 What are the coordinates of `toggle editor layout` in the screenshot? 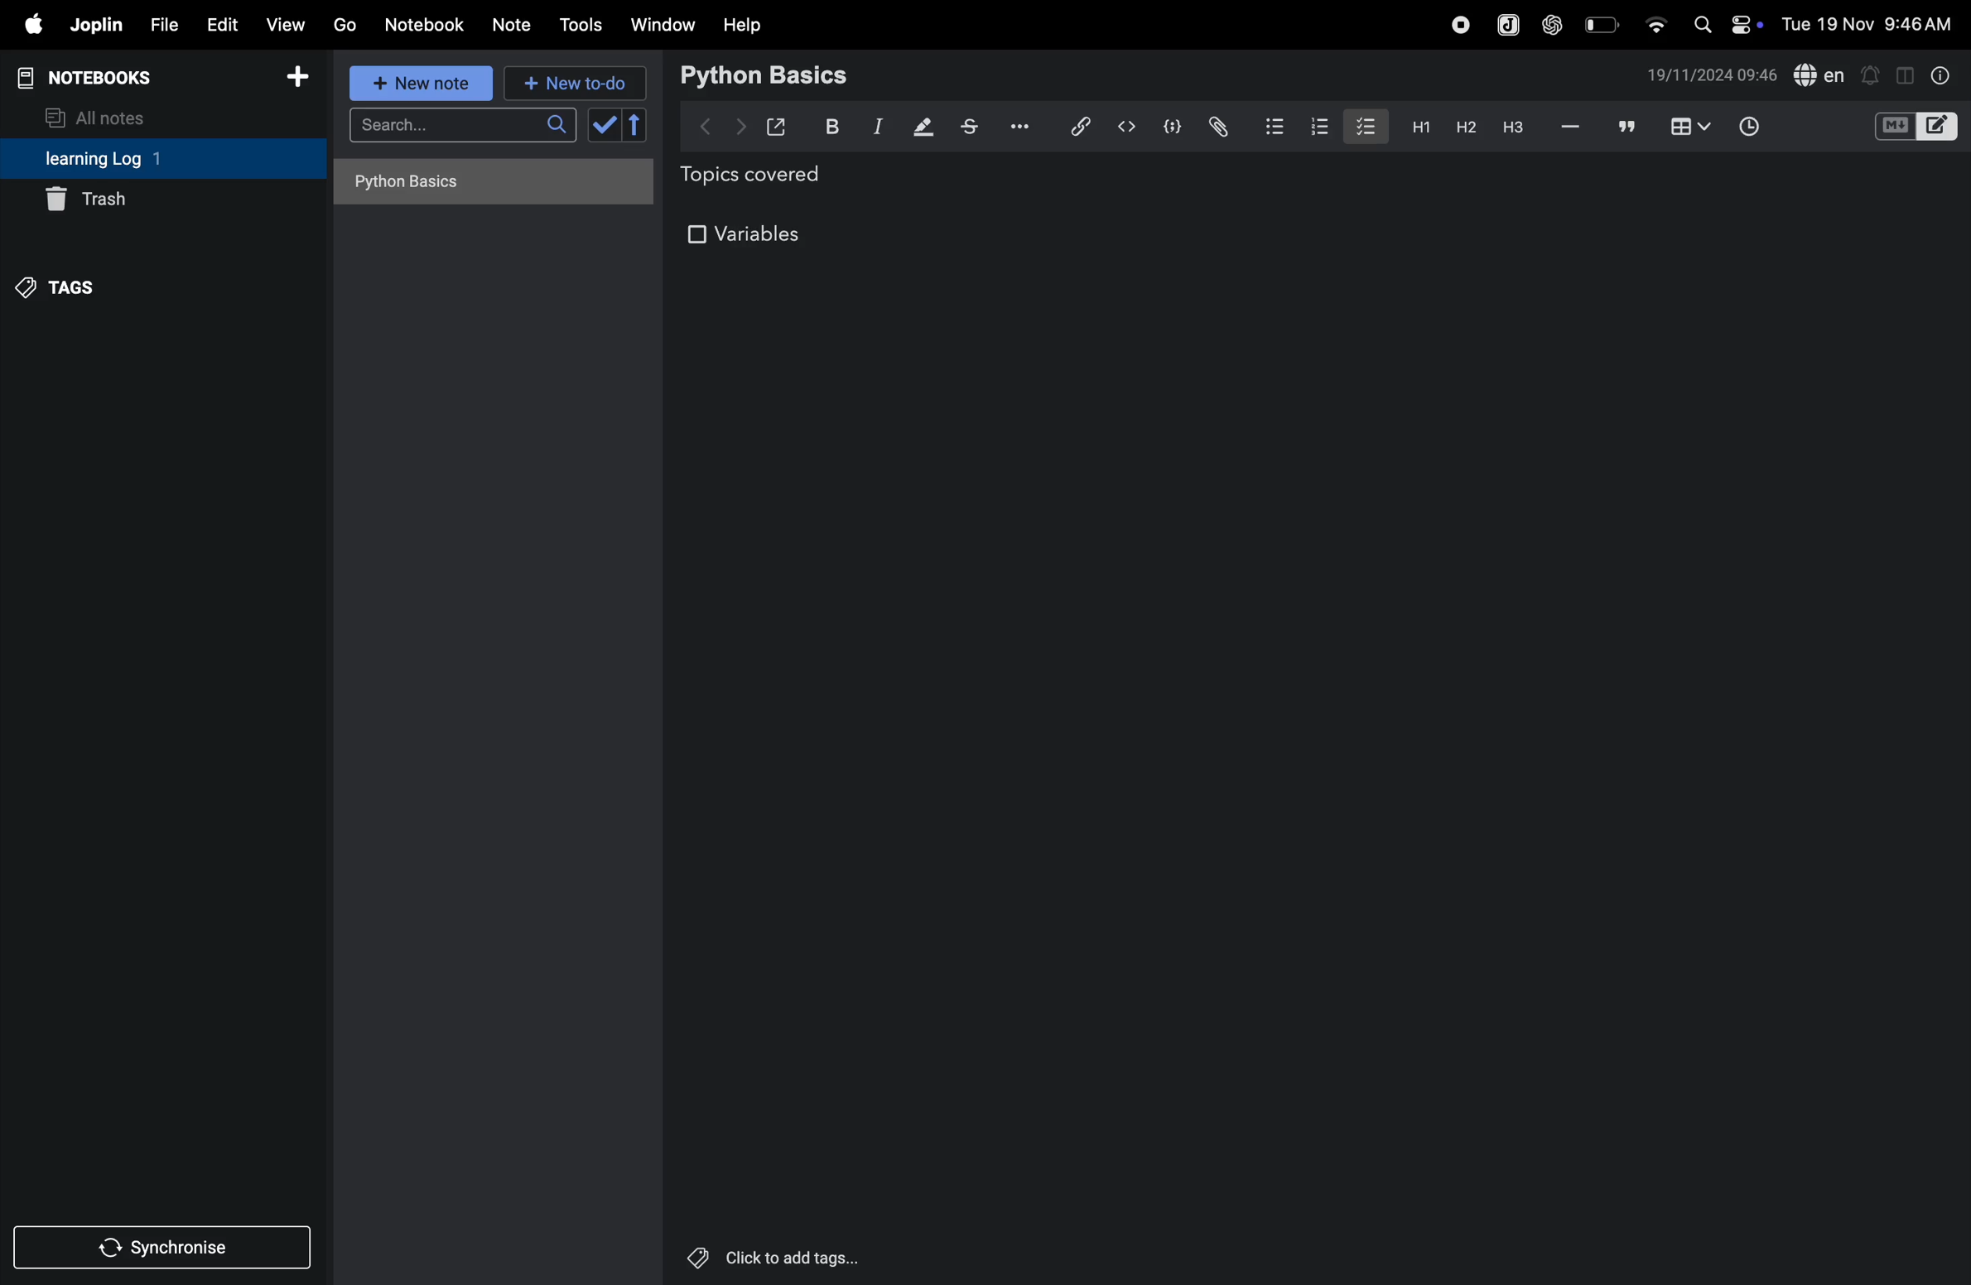 It's located at (1906, 74).